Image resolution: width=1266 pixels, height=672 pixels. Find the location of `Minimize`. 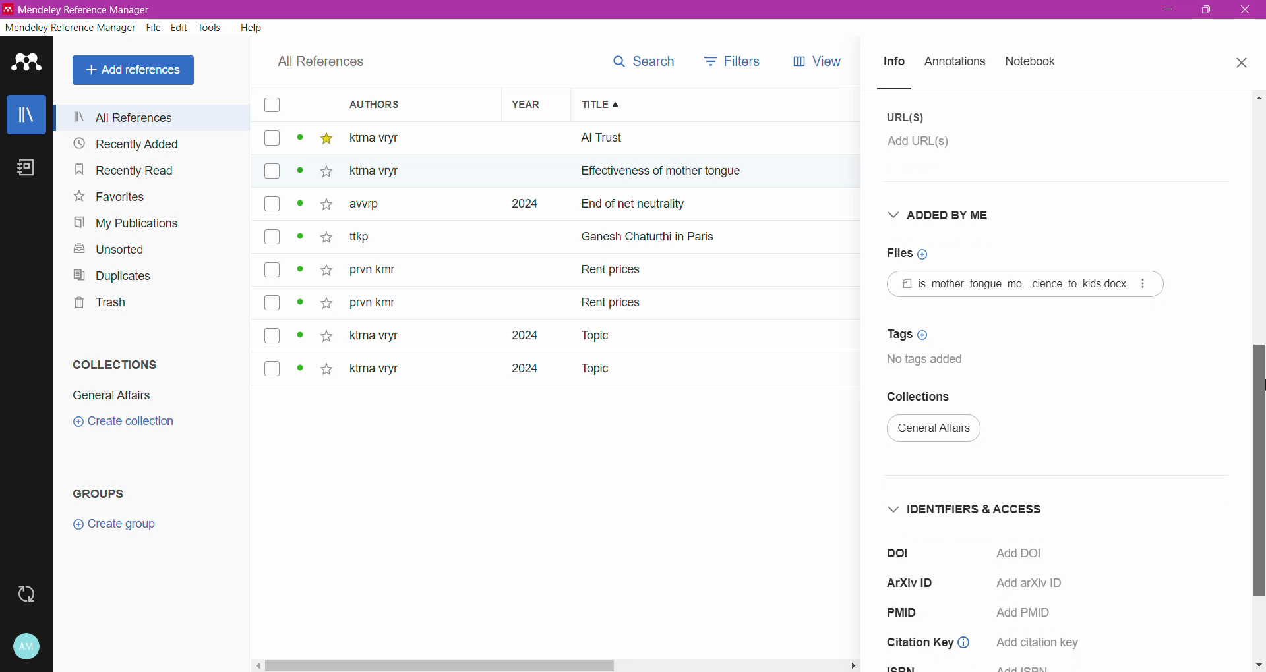

Minimize is located at coordinates (1170, 10).